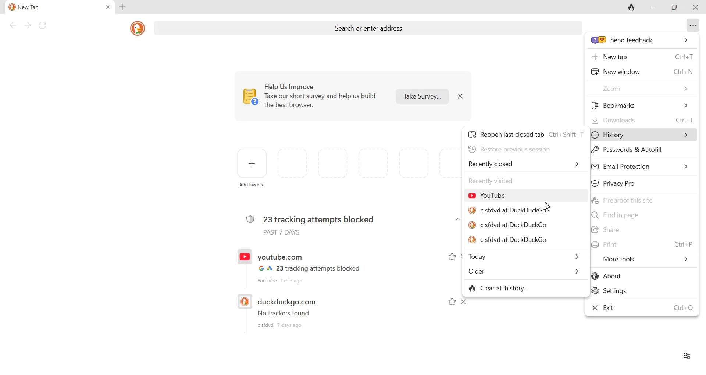 The width and height of the screenshot is (706, 375). What do you see at coordinates (641, 135) in the screenshot?
I see `History` at bounding box center [641, 135].